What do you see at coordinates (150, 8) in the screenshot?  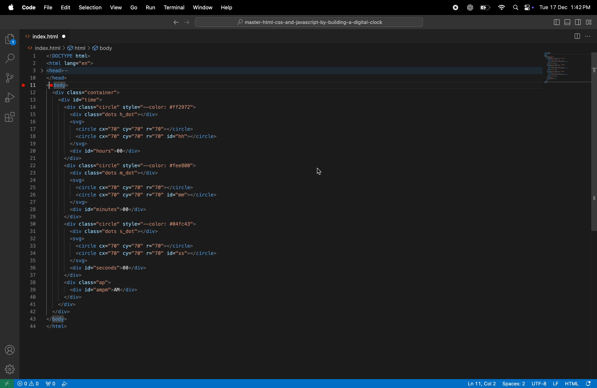 I see `run` at bounding box center [150, 8].